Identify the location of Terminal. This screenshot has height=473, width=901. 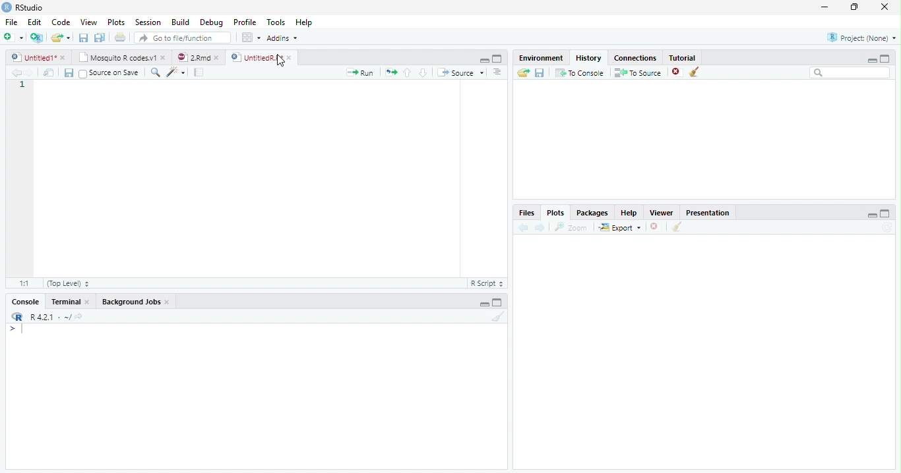
(71, 302).